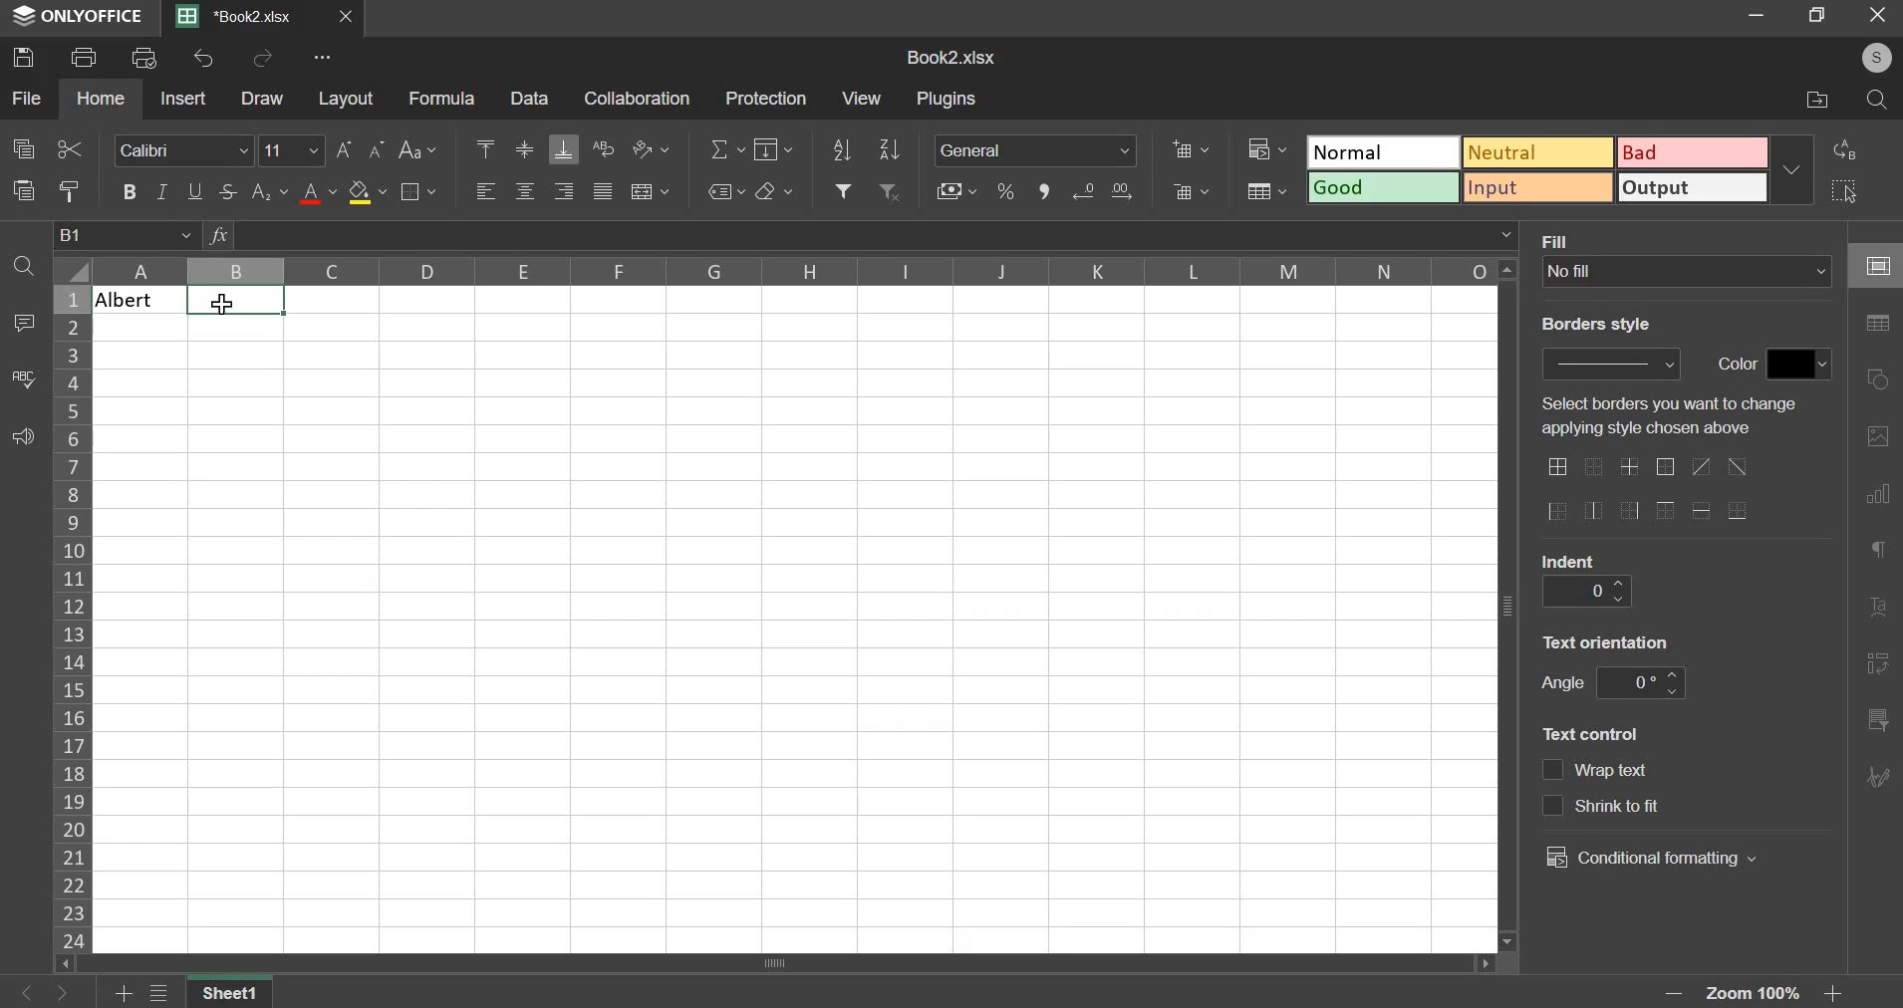 This screenshot has width=1903, height=1008. Describe the element at coordinates (1842, 191) in the screenshot. I see `select` at that location.